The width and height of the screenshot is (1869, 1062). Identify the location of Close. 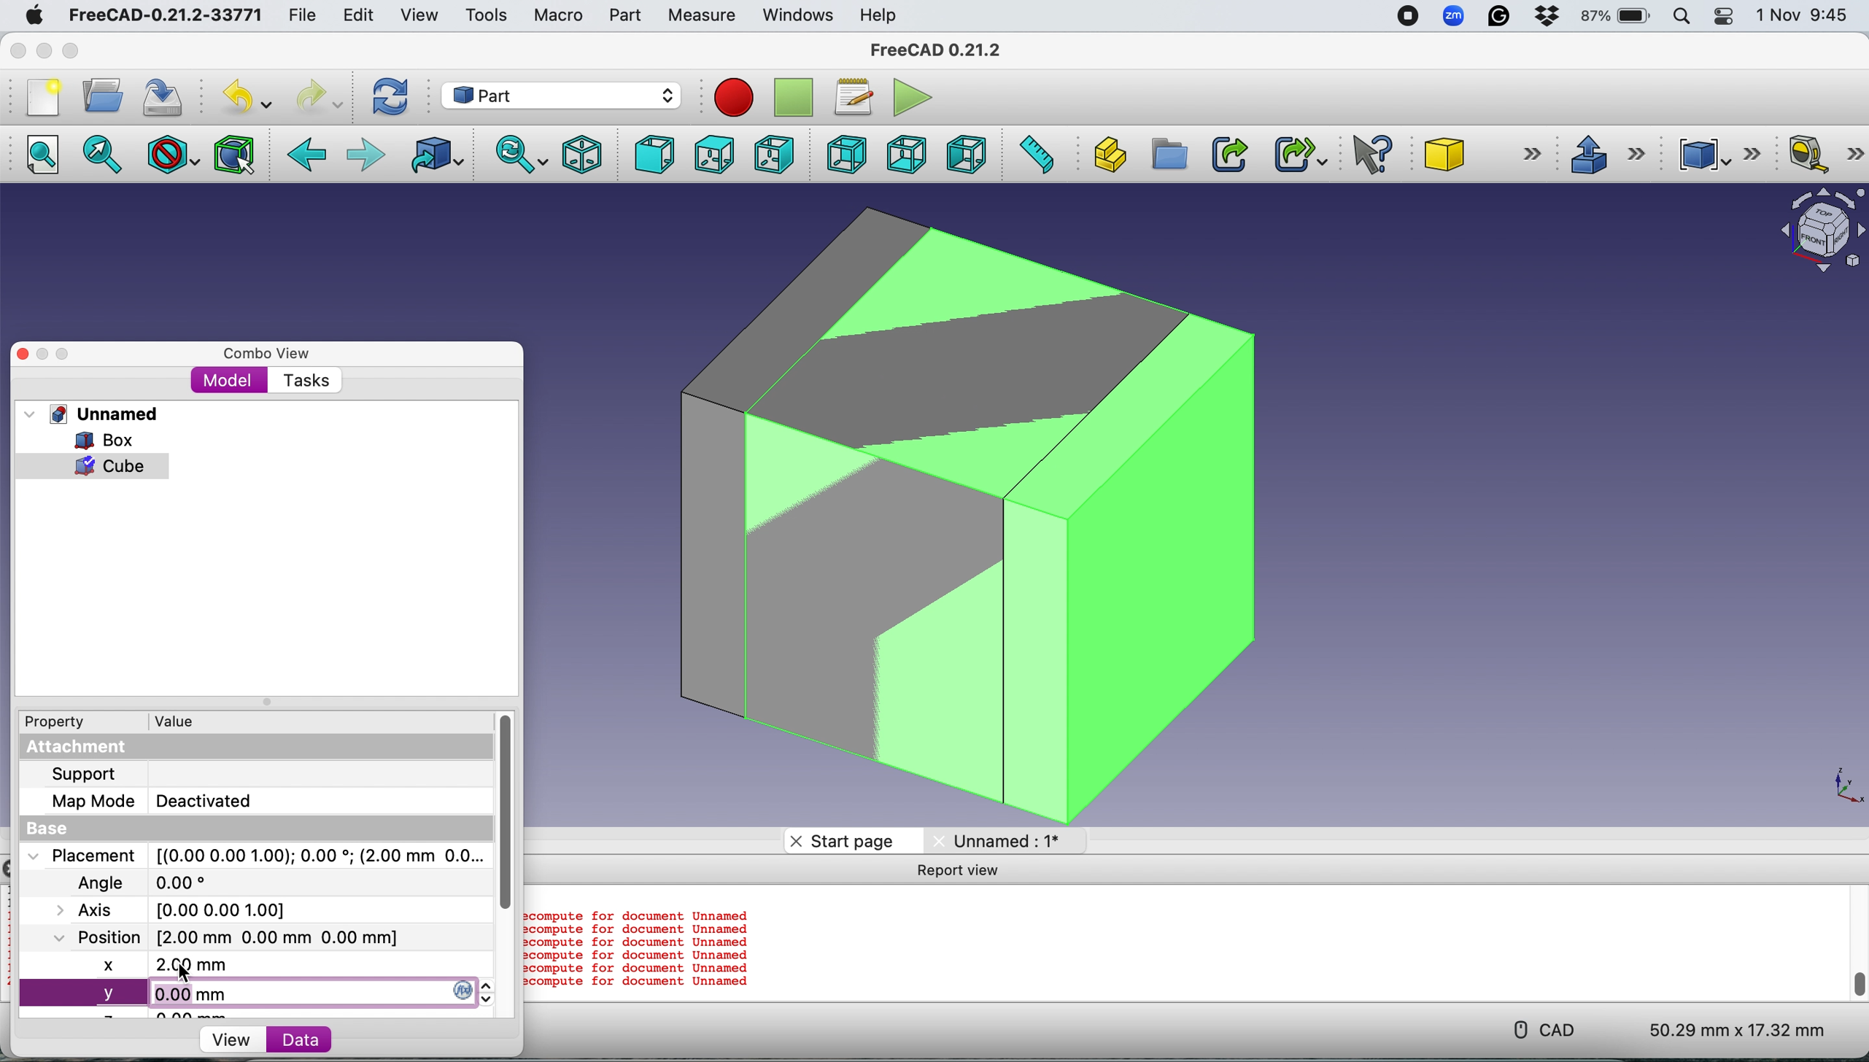
(23, 354).